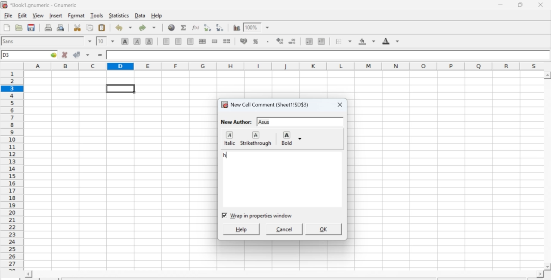 The height and width of the screenshot is (280, 551). What do you see at coordinates (325, 229) in the screenshot?
I see `ok` at bounding box center [325, 229].